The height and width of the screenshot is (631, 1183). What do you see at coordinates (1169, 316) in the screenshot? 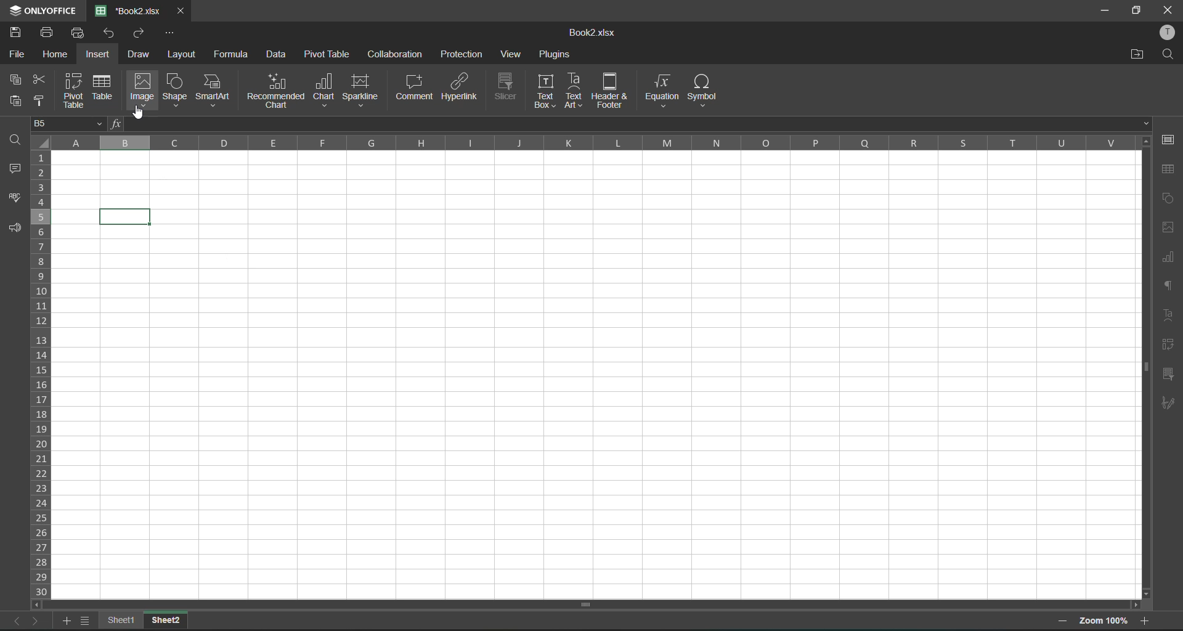
I see `text` at bounding box center [1169, 316].